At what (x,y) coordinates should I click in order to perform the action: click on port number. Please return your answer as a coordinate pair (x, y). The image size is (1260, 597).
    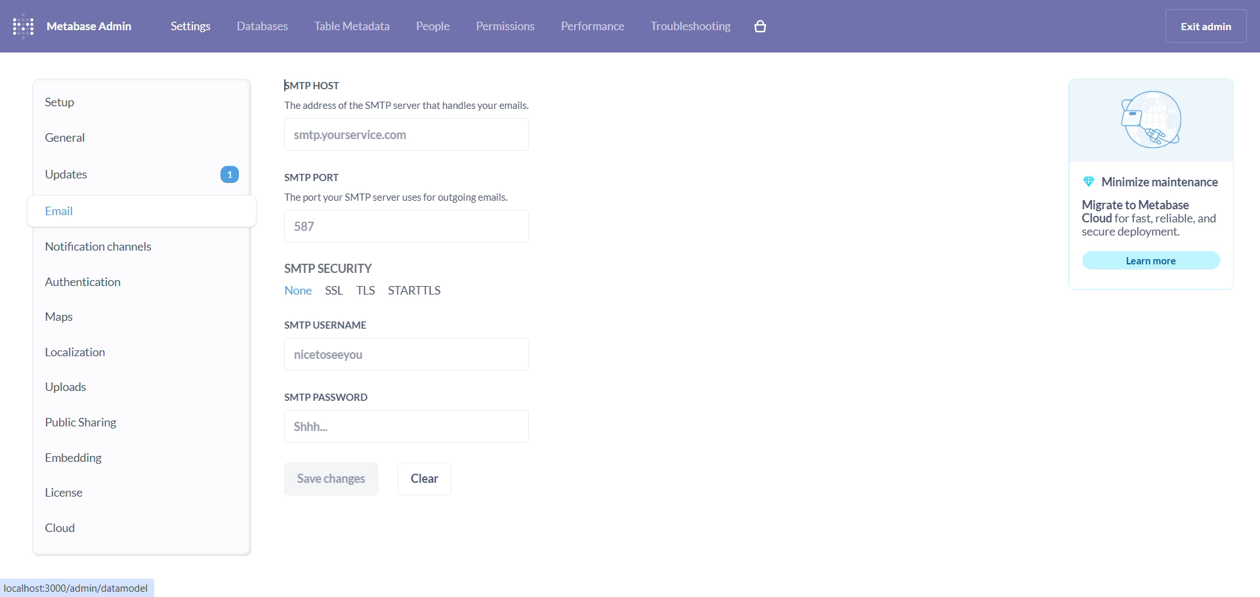
    Looking at the image, I should click on (410, 231).